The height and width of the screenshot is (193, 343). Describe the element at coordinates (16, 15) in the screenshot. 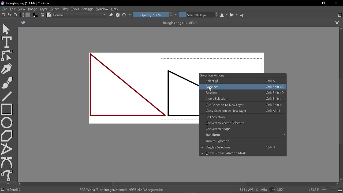

I see `Save` at that location.